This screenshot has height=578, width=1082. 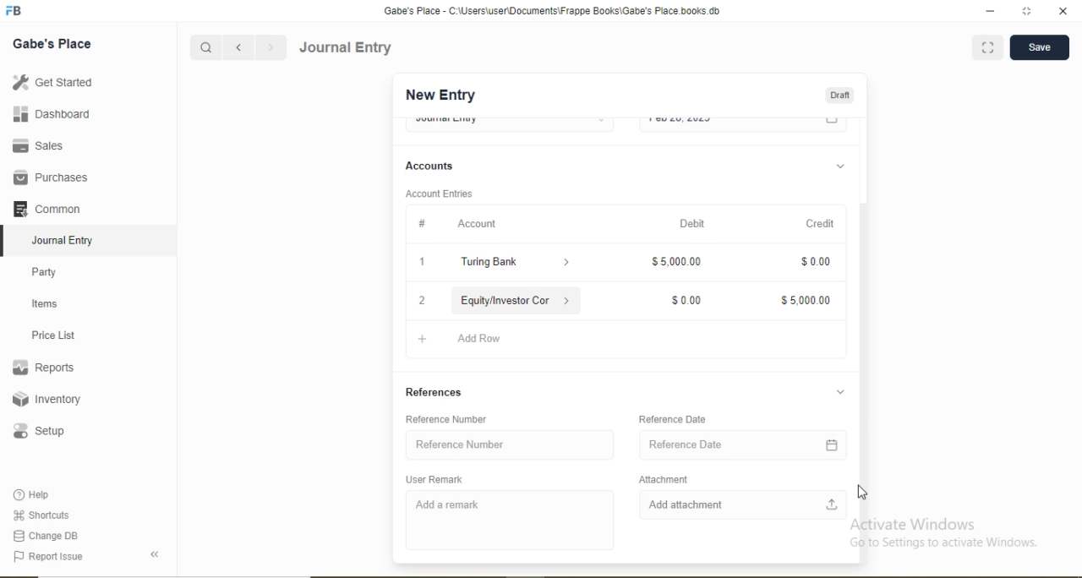 I want to click on Get Started, so click(x=52, y=81).